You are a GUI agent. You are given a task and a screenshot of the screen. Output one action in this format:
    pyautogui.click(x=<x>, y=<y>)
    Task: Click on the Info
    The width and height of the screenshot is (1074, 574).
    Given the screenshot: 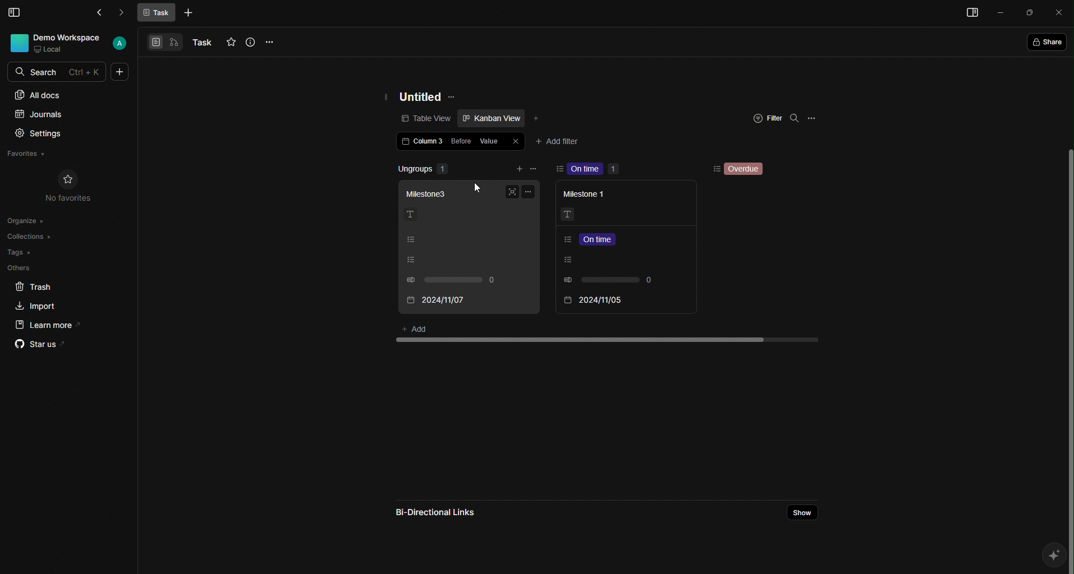 What is the action you would take?
    pyautogui.click(x=249, y=41)
    